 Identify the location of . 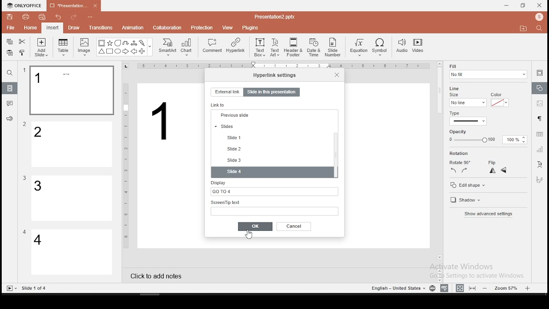
(397, 288).